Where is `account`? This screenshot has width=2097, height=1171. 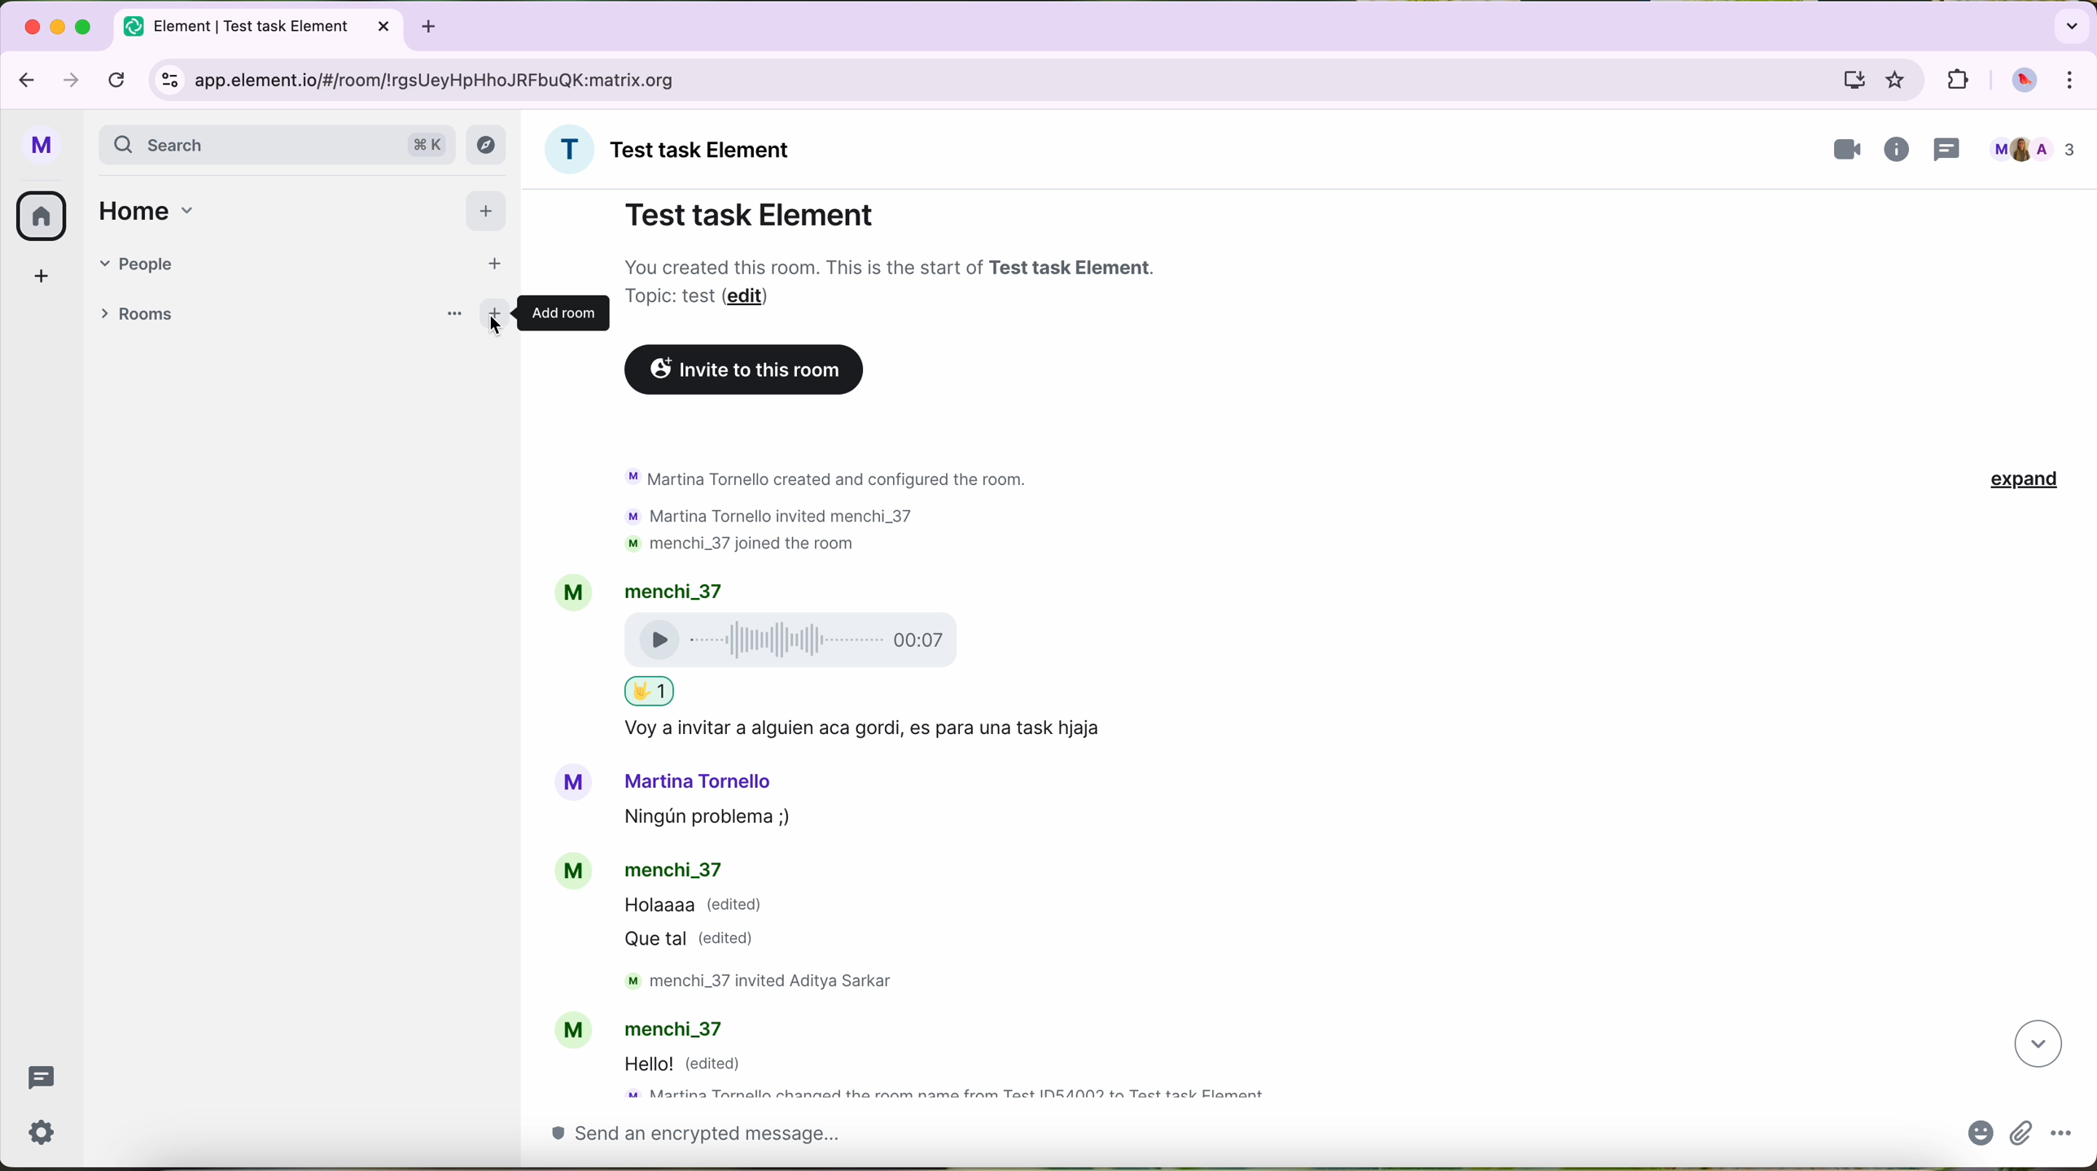
account is located at coordinates (657, 589).